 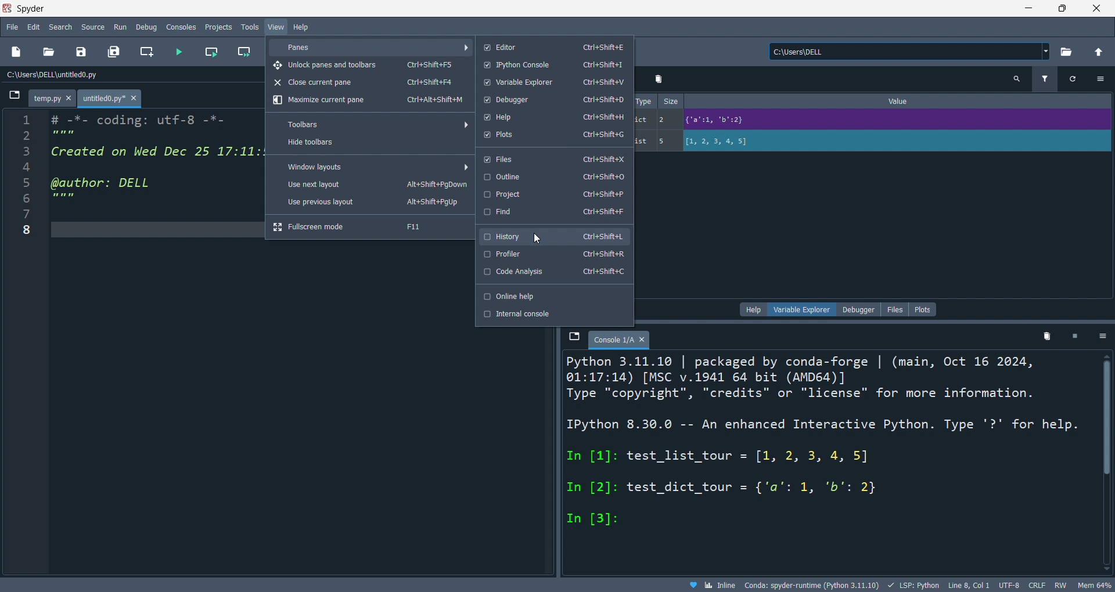 I want to click on open directory, so click(x=1066, y=52).